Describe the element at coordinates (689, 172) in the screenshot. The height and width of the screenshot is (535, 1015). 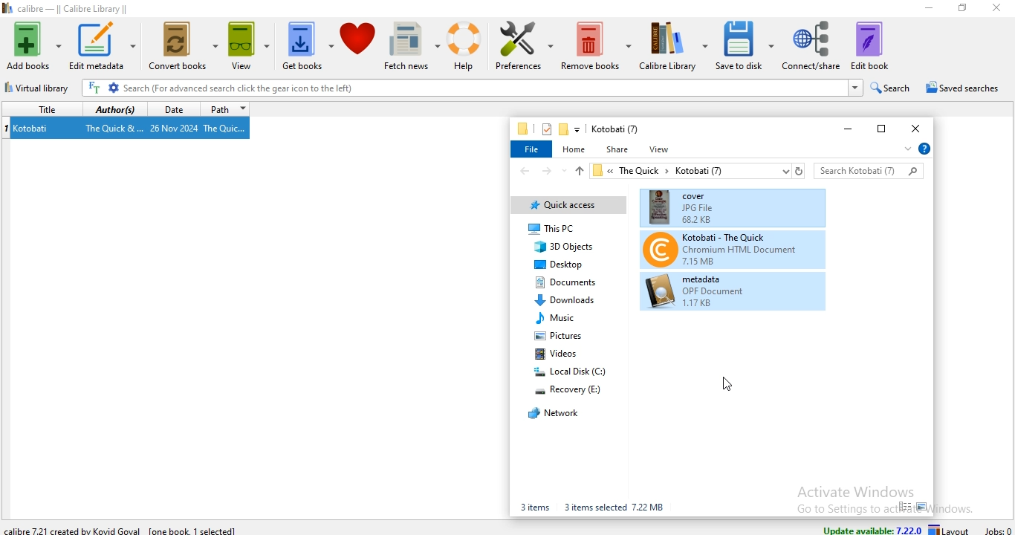
I see `« TheQuick > Kotobati (7)` at that location.